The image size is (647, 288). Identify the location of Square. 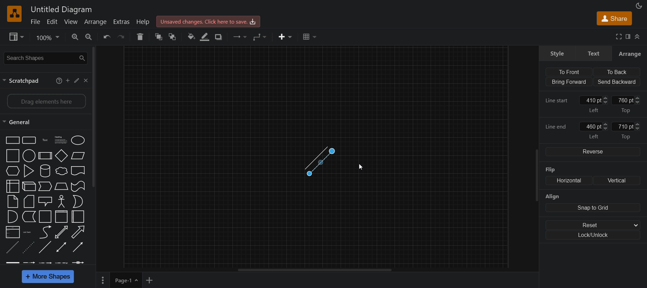
(12, 155).